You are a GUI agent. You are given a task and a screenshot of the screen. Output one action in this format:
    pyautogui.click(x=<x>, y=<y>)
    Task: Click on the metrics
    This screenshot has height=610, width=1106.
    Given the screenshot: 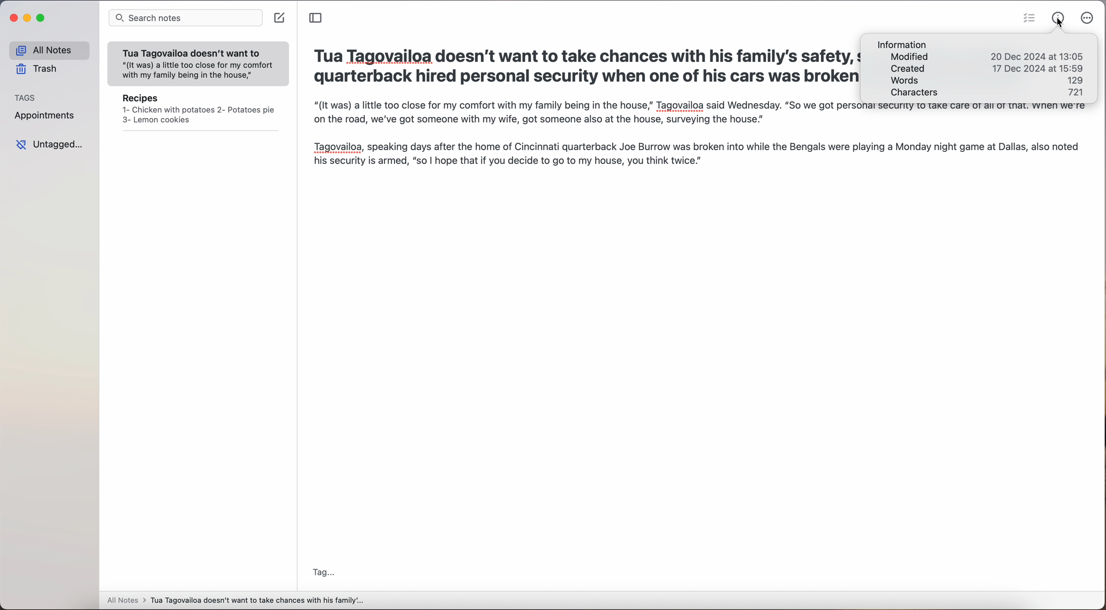 What is the action you would take?
    pyautogui.click(x=1057, y=12)
    